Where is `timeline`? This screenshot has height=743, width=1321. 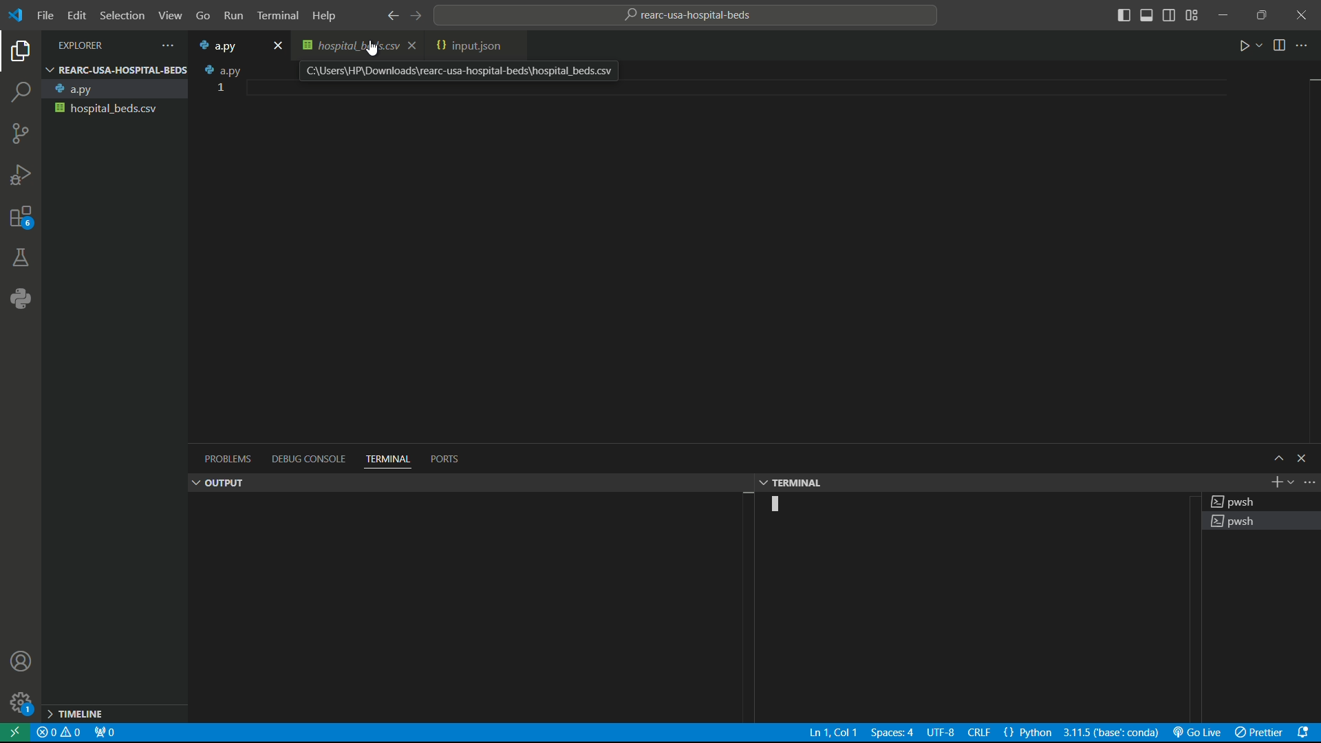
timeline is located at coordinates (114, 713).